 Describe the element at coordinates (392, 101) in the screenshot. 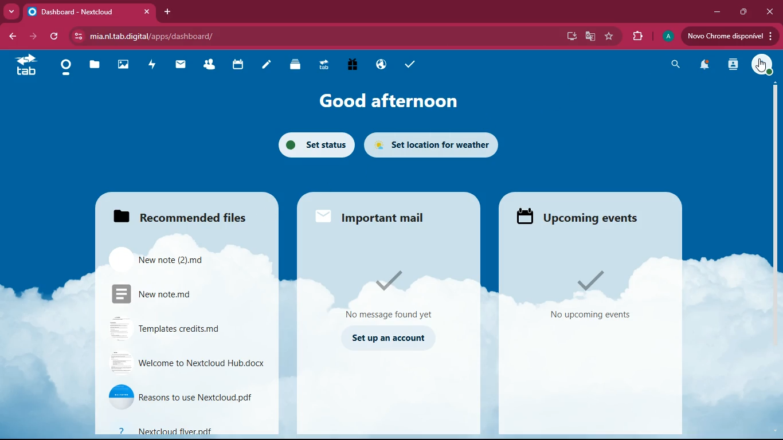

I see `good afternoon` at that location.